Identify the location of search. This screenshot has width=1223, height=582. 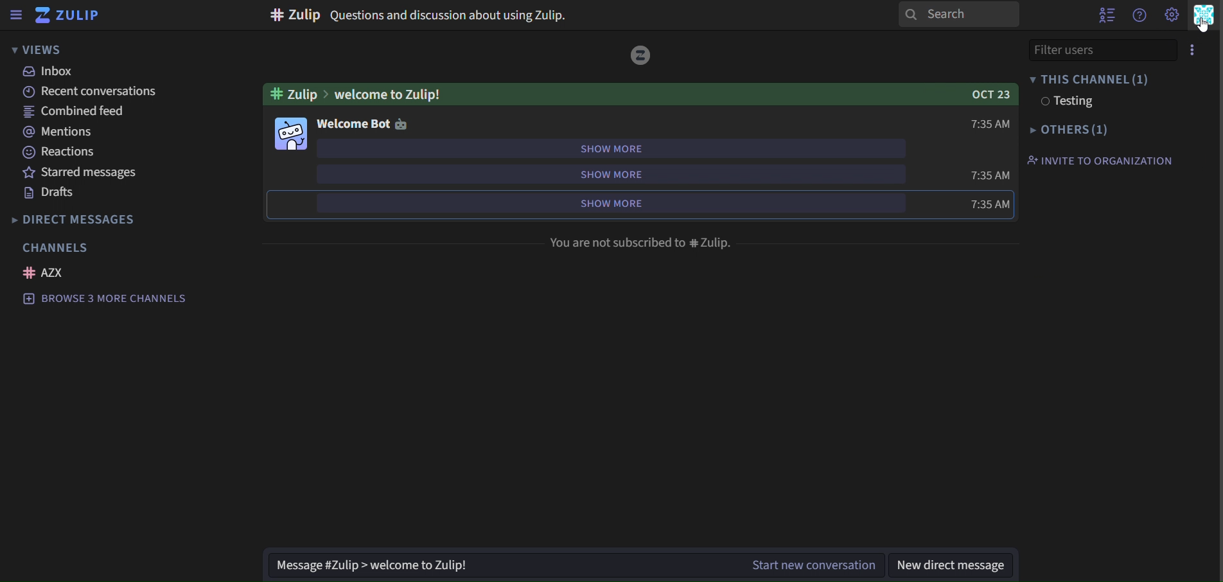
(961, 17).